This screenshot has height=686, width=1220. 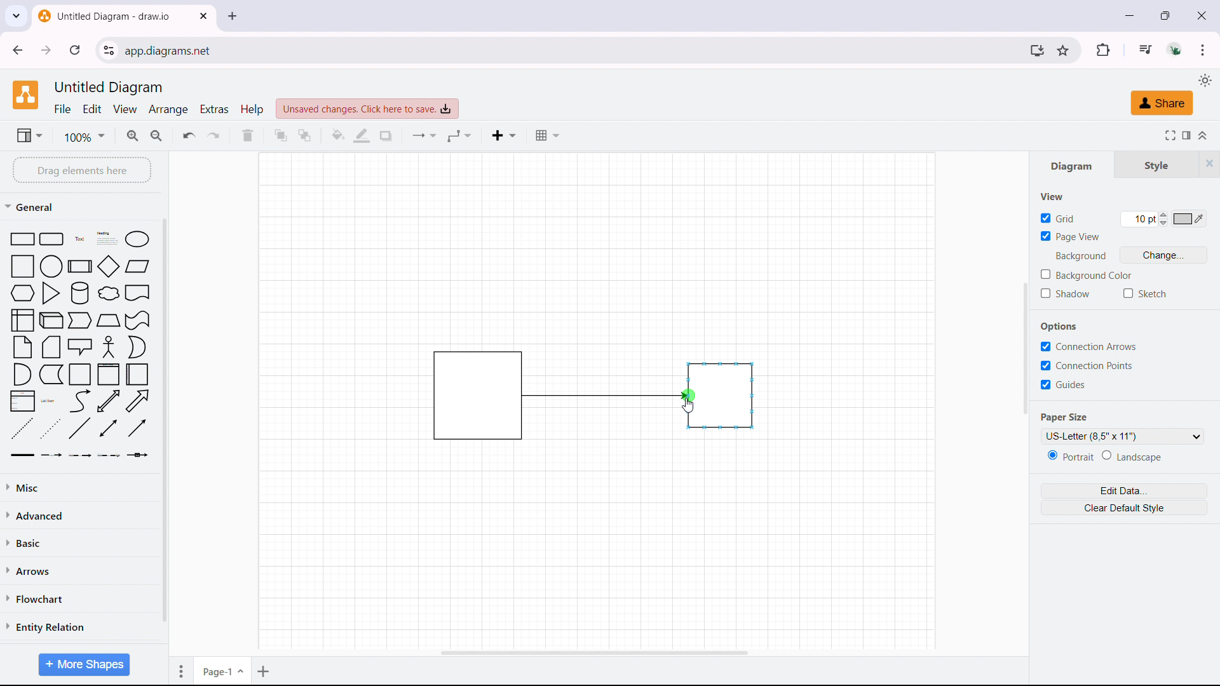 I want to click on collapse/expand, so click(x=1205, y=134).